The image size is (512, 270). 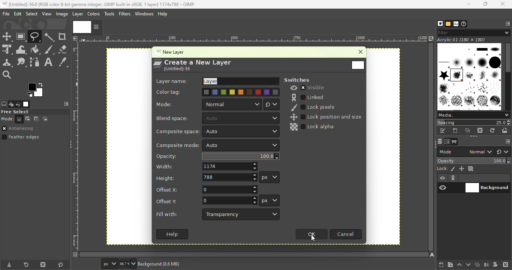 I want to click on Smudge tool, so click(x=22, y=62).